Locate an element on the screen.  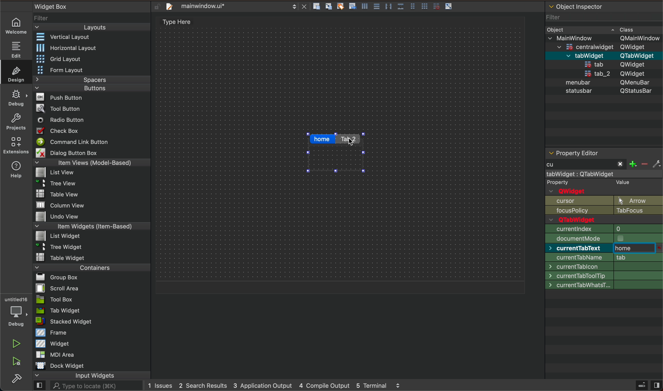
Dialog Button Box is located at coordinates (65, 152).